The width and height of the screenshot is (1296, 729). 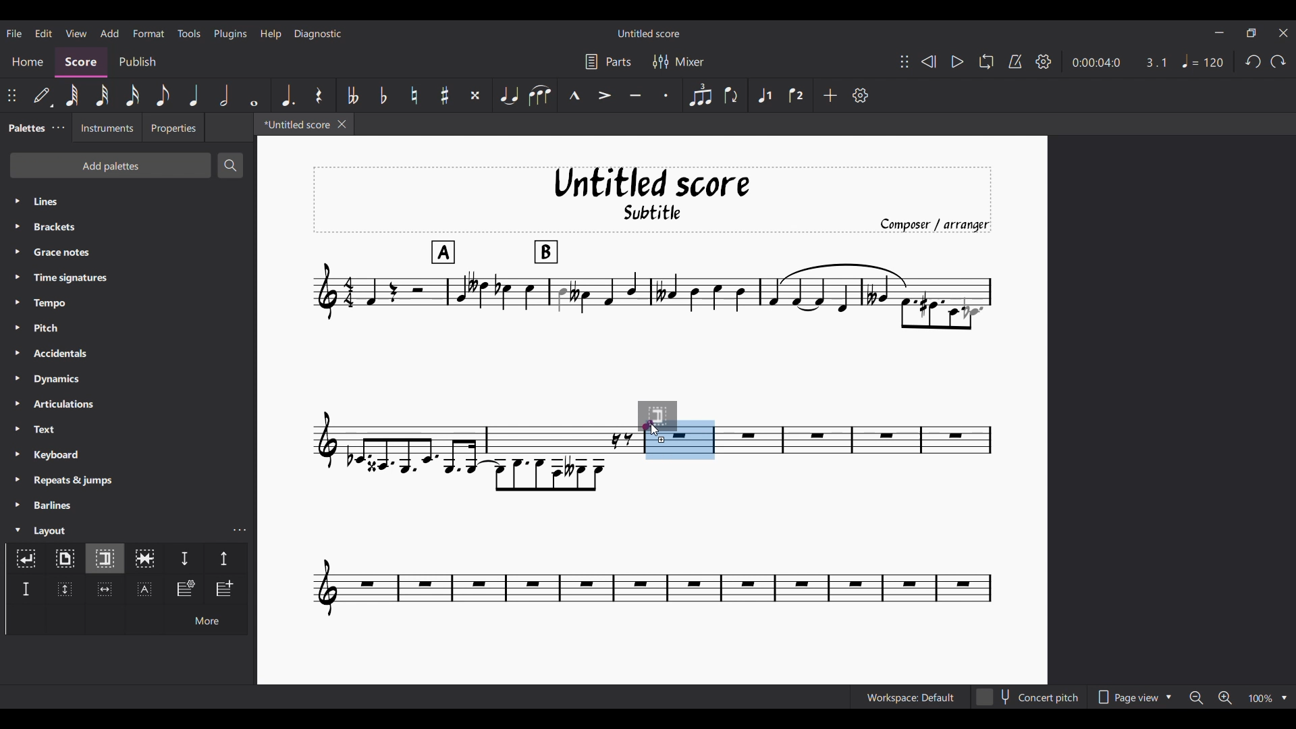 What do you see at coordinates (830, 95) in the screenshot?
I see `Add` at bounding box center [830, 95].